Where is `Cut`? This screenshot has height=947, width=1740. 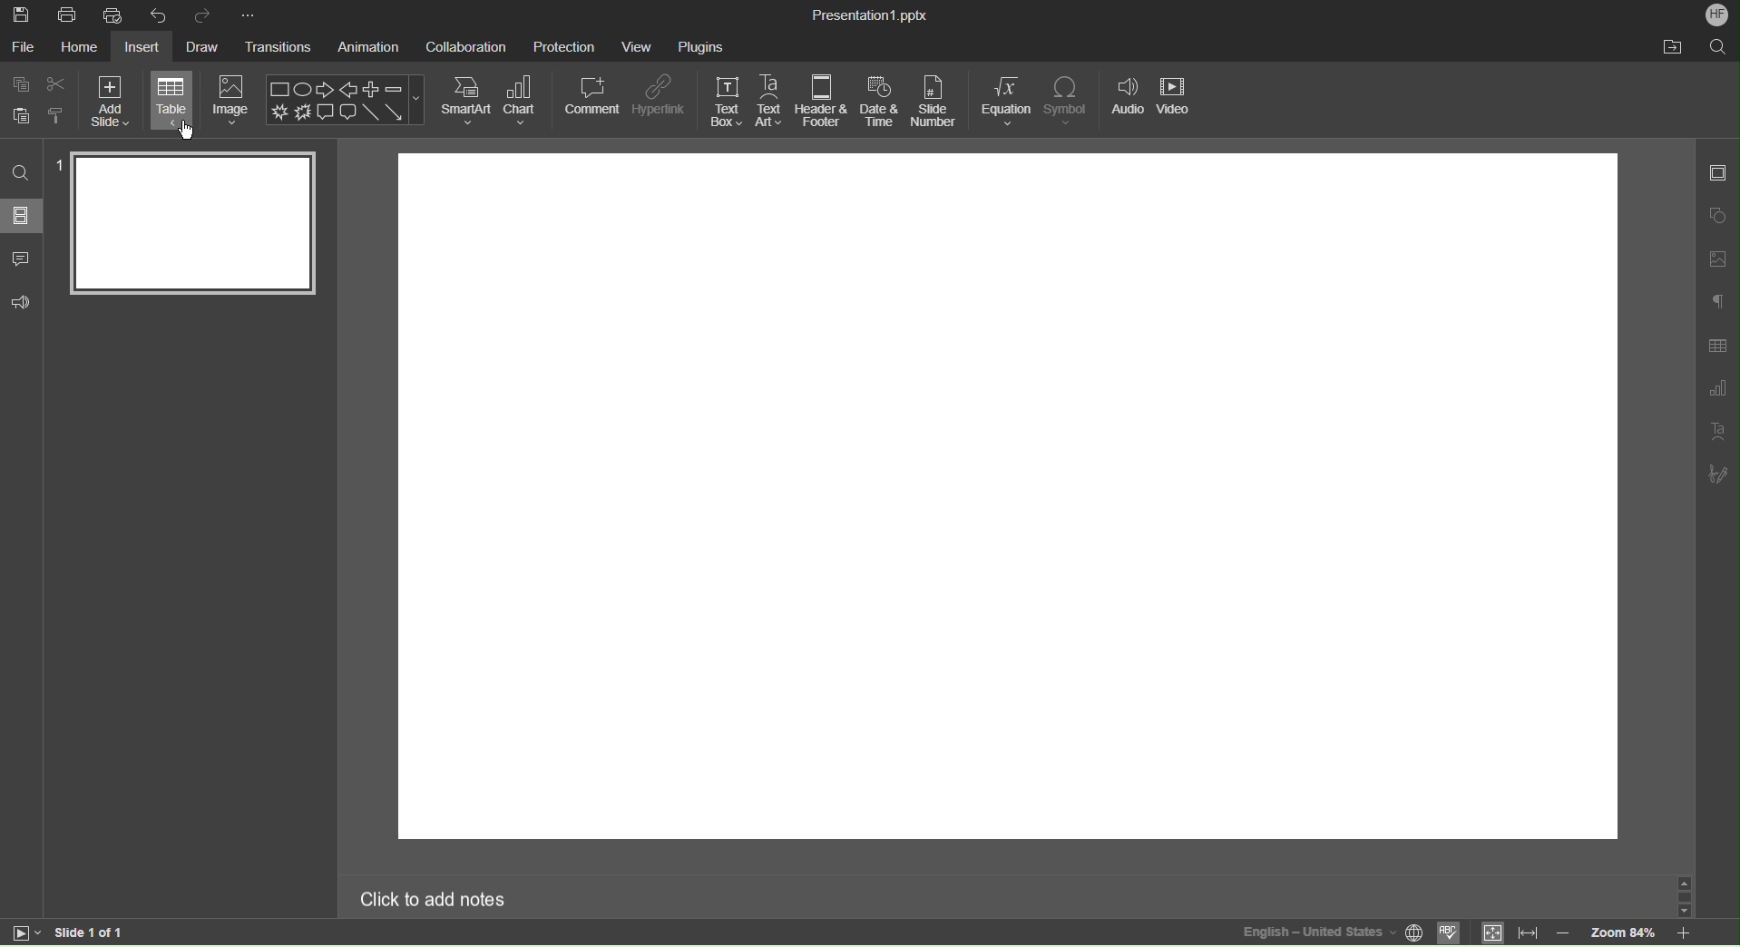
Cut is located at coordinates (58, 84).